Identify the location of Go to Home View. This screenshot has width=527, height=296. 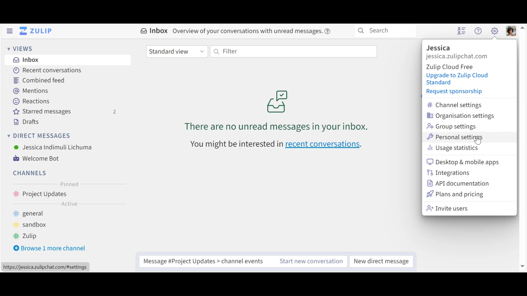
(38, 31).